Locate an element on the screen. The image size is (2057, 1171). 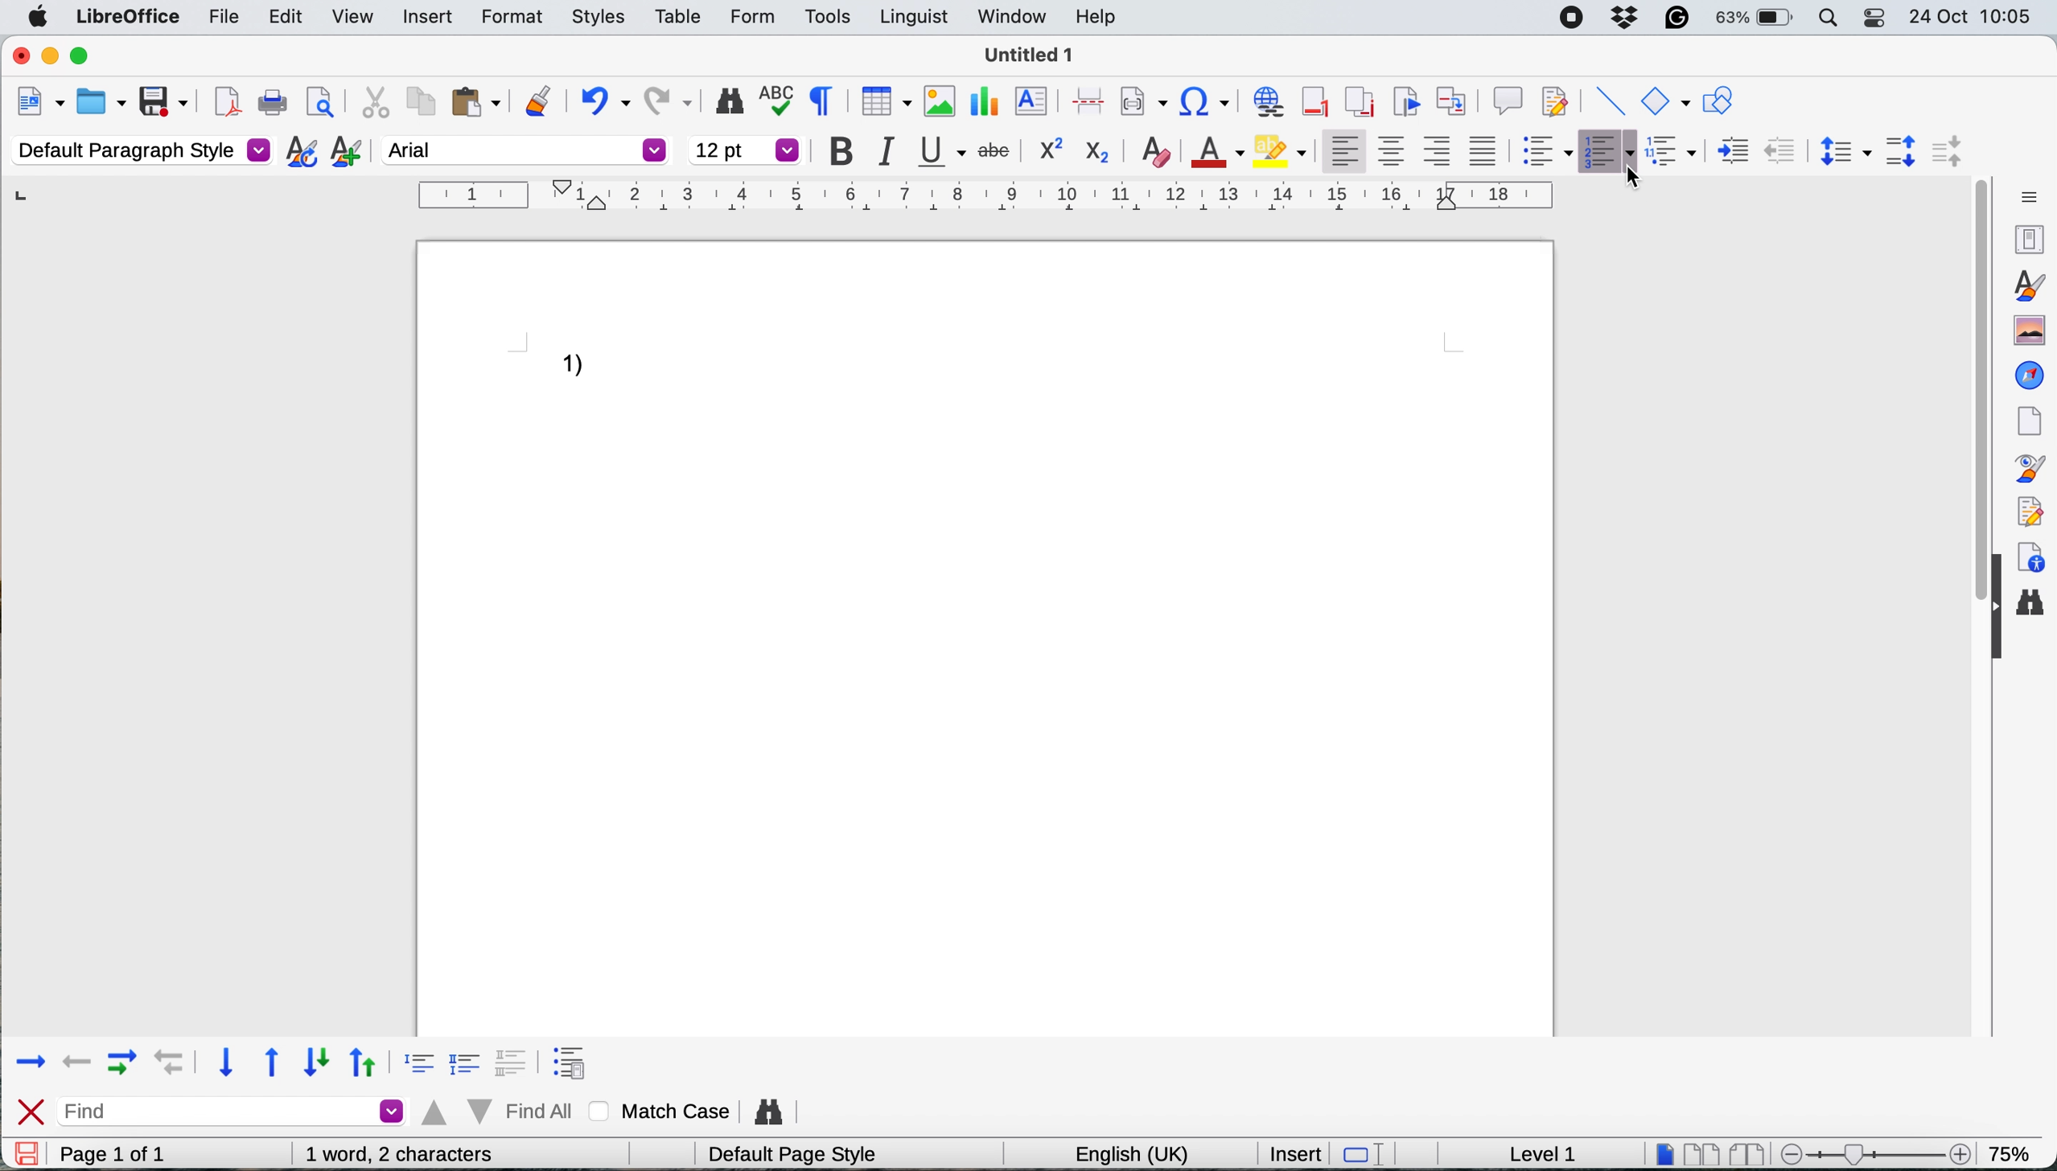
format 4 is located at coordinates (575, 1054).